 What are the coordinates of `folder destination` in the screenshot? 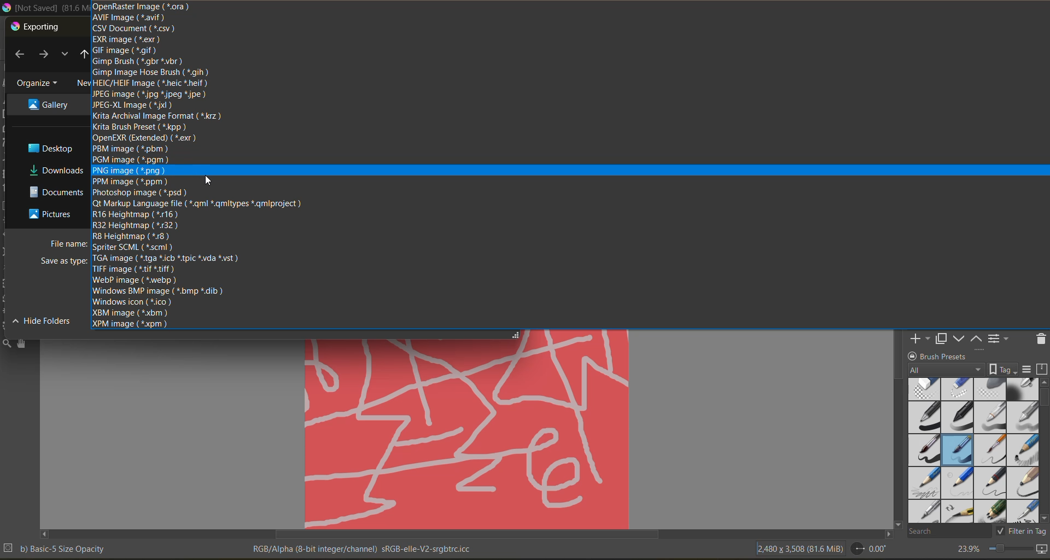 It's located at (55, 148).